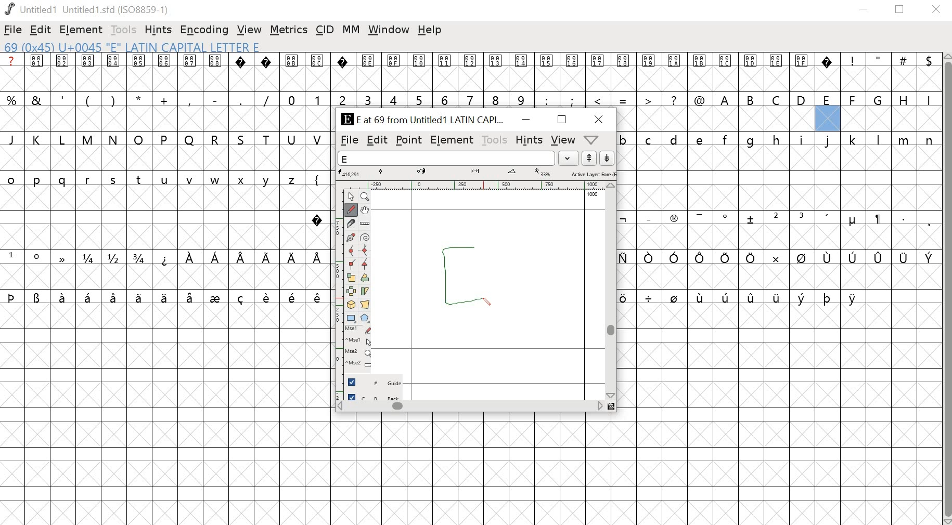  I want to click on element, so click(452, 140).